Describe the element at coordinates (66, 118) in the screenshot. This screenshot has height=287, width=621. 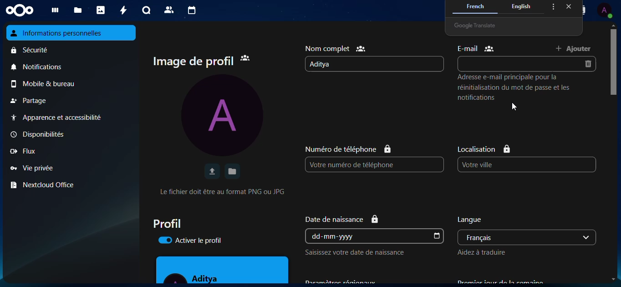
I see `appearance et accessibilite` at that location.